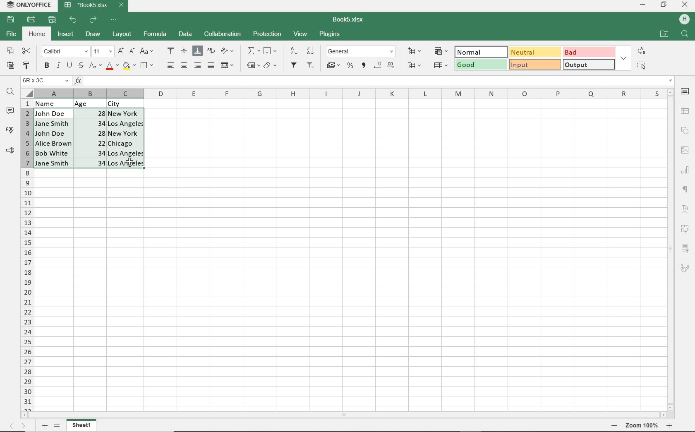  I want to click on ALIGN TOP, so click(171, 50).